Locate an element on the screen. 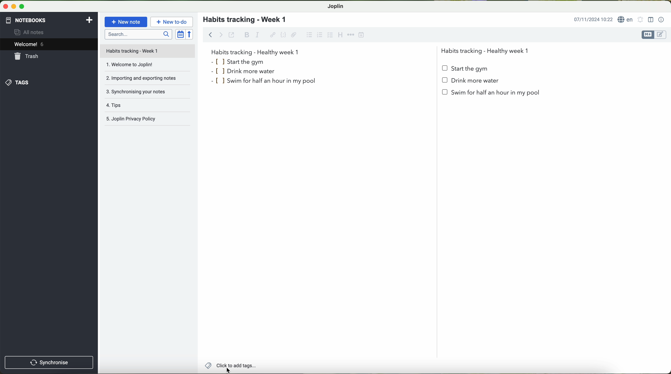 The height and width of the screenshot is (374, 671). start the gym is located at coordinates (239, 61).